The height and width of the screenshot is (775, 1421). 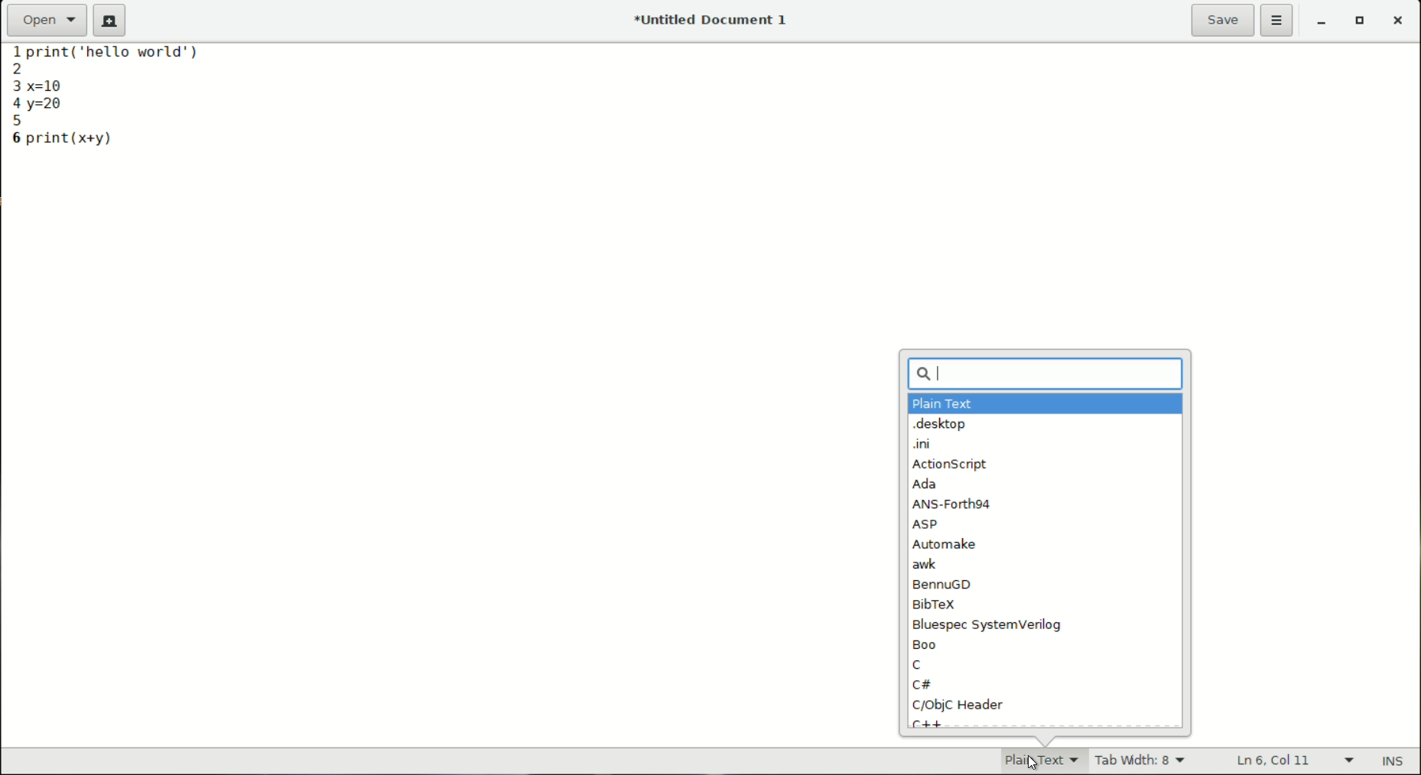 What do you see at coordinates (942, 404) in the screenshot?
I see `plain text` at bounding box center [942, 404].